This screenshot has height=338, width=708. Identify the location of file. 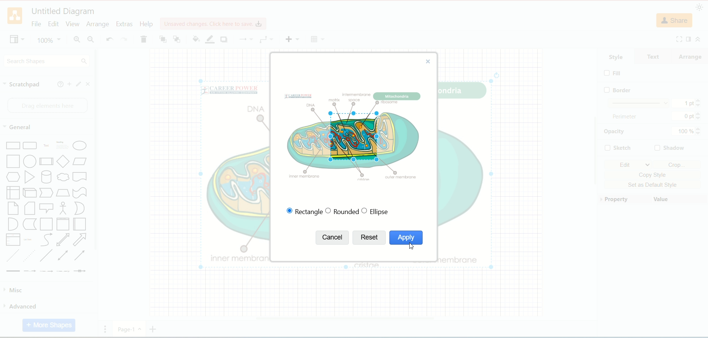
(36, 24).